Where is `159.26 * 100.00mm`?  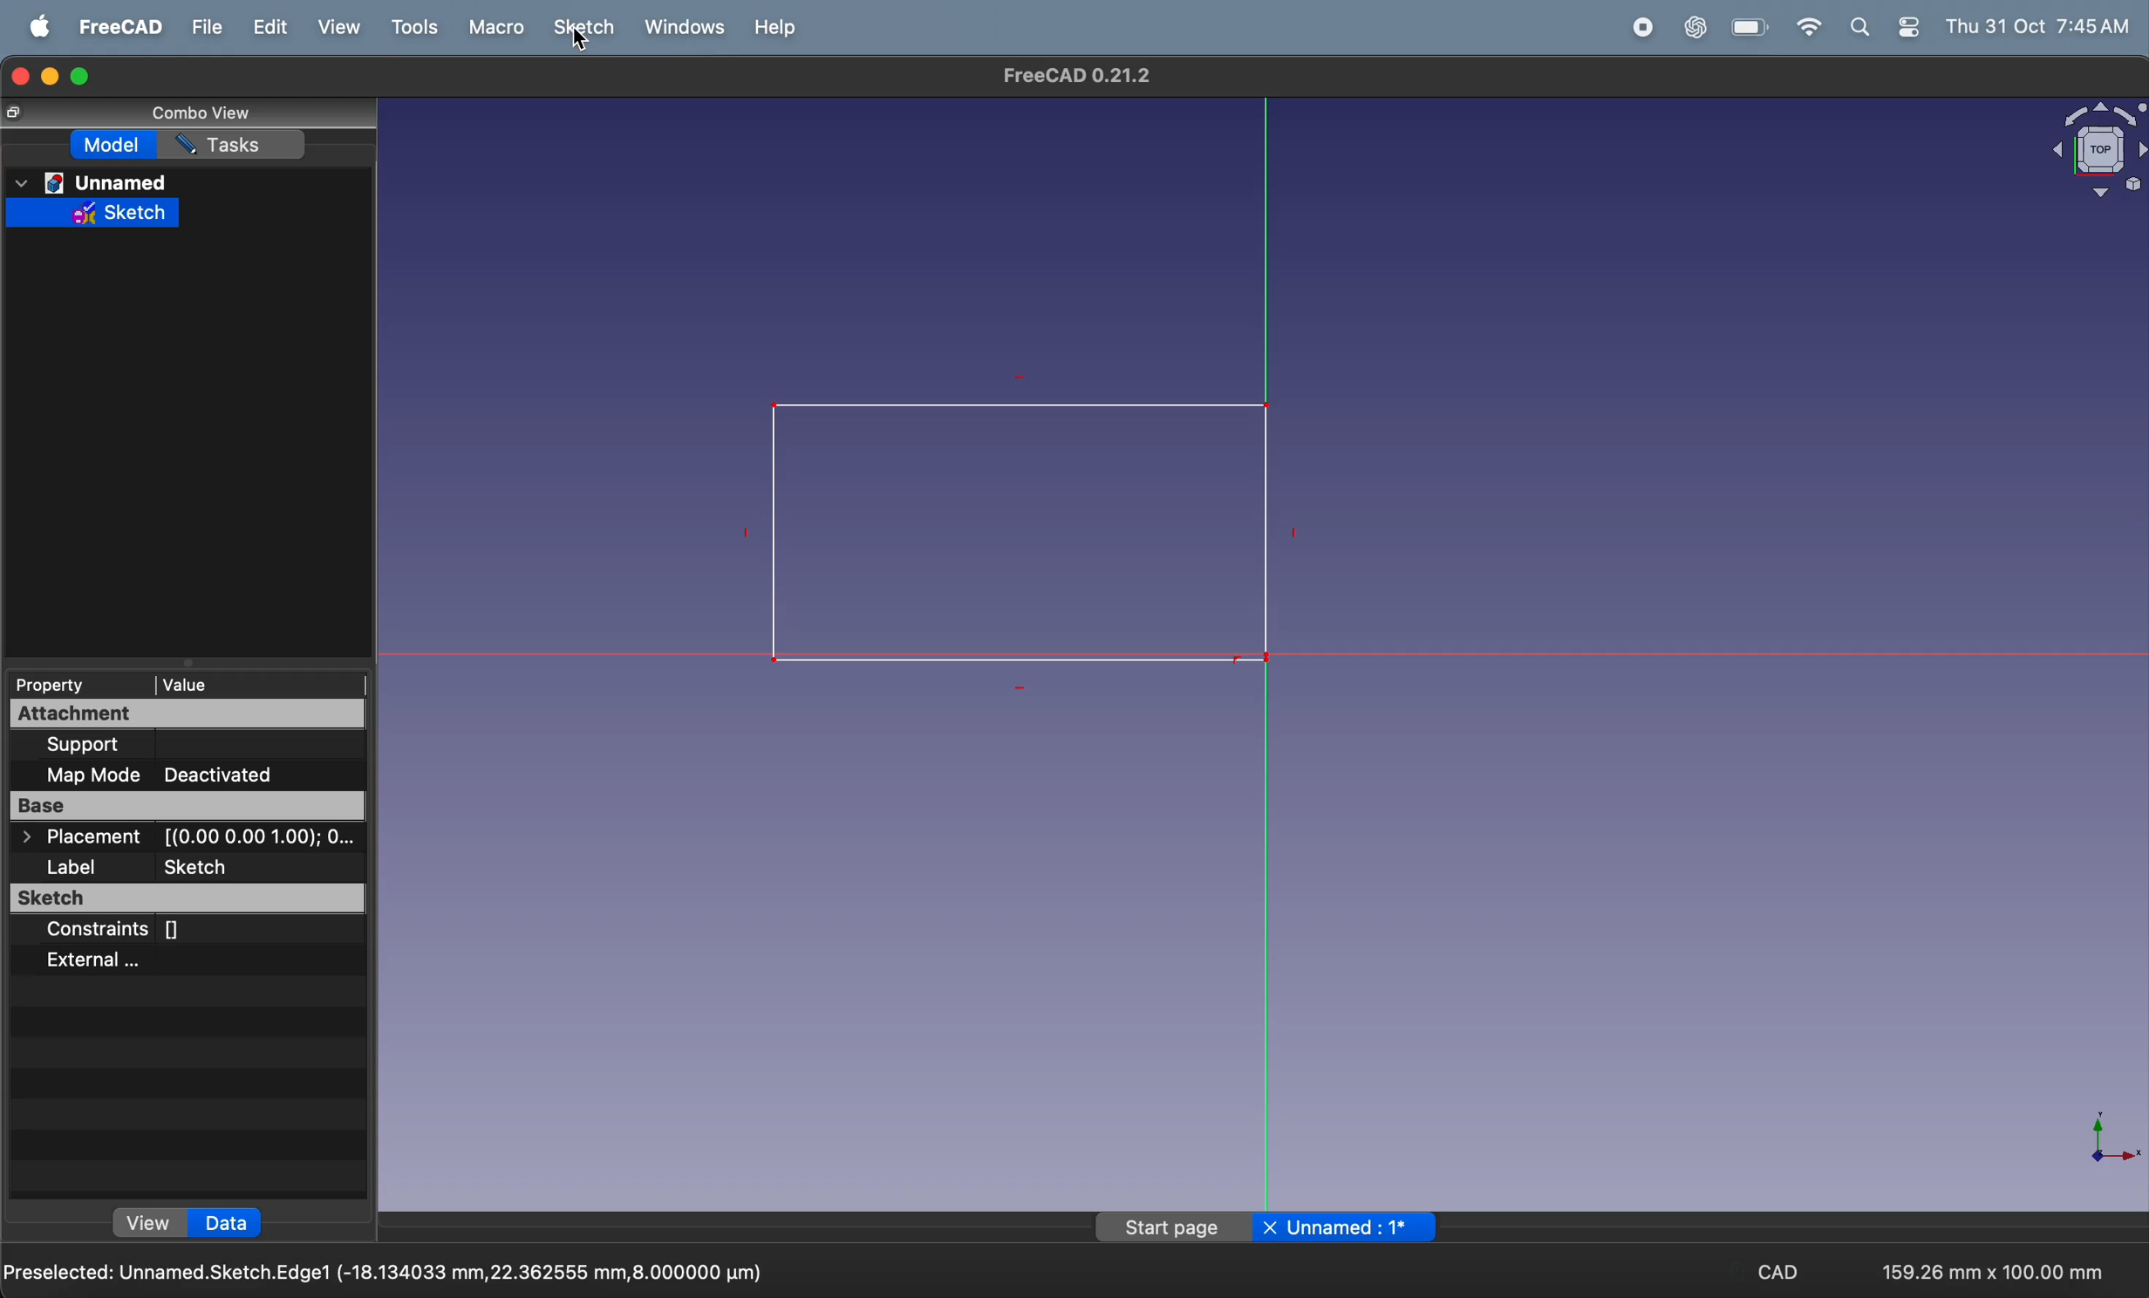 159.26 * 100.00mm is located at coordinates (1996, 1267).